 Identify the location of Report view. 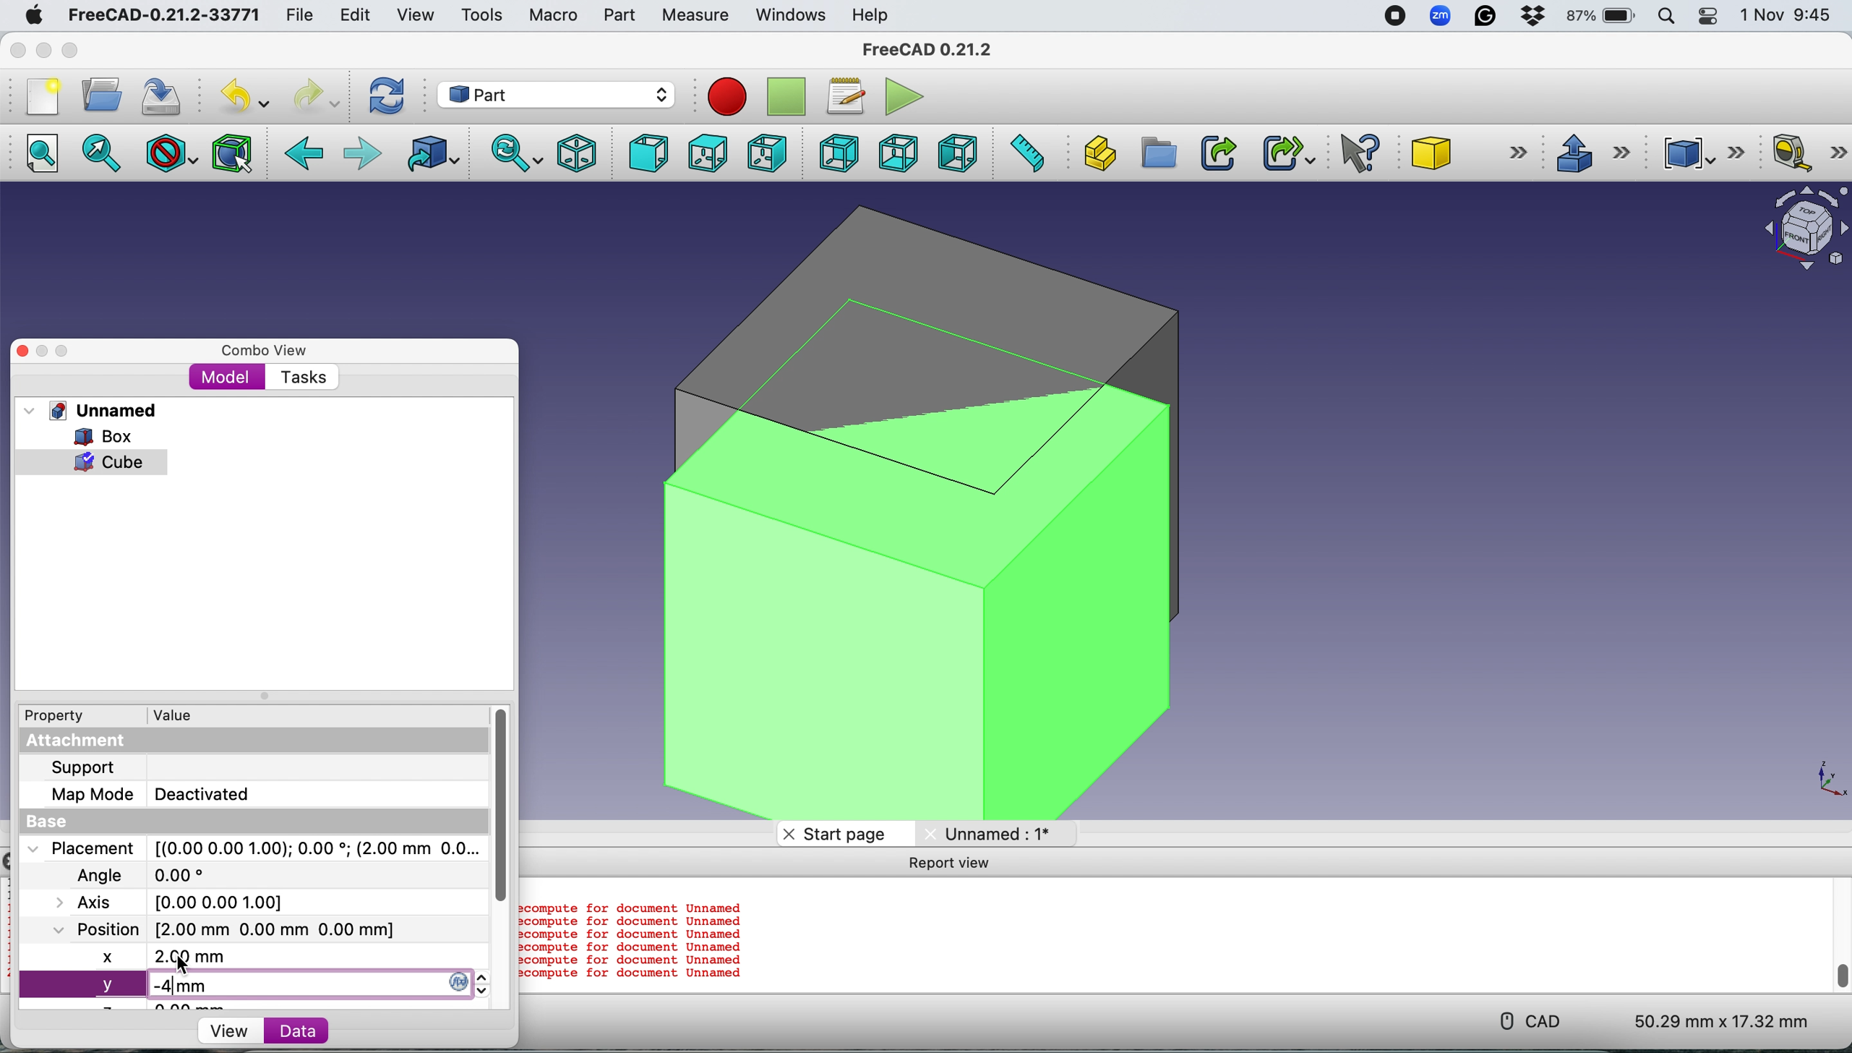
(951, 863).